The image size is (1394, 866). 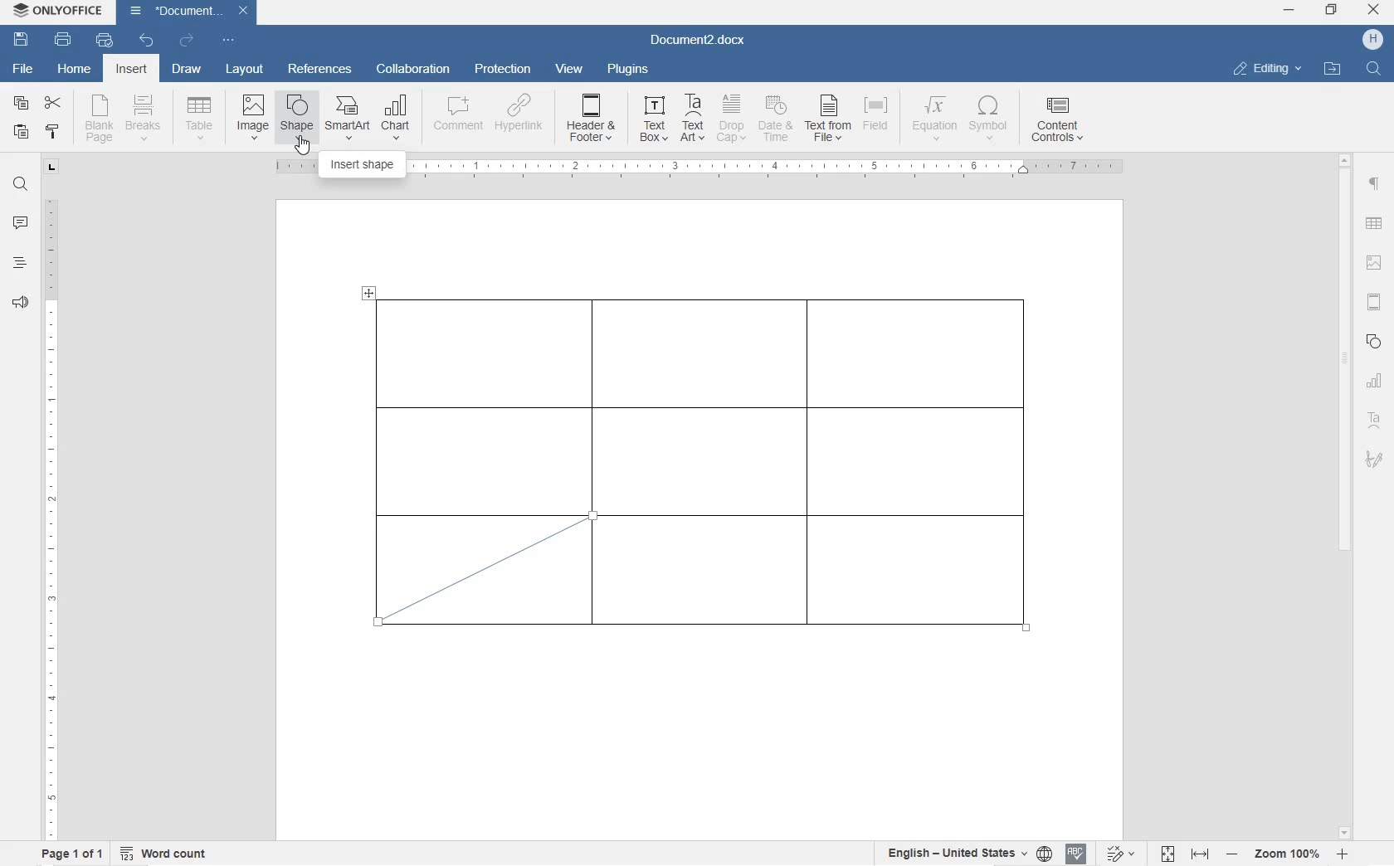 What do you see at coordinates (703, 41) in the screenshot?
I see `Document3.docx` at bounding box center [703, 41].